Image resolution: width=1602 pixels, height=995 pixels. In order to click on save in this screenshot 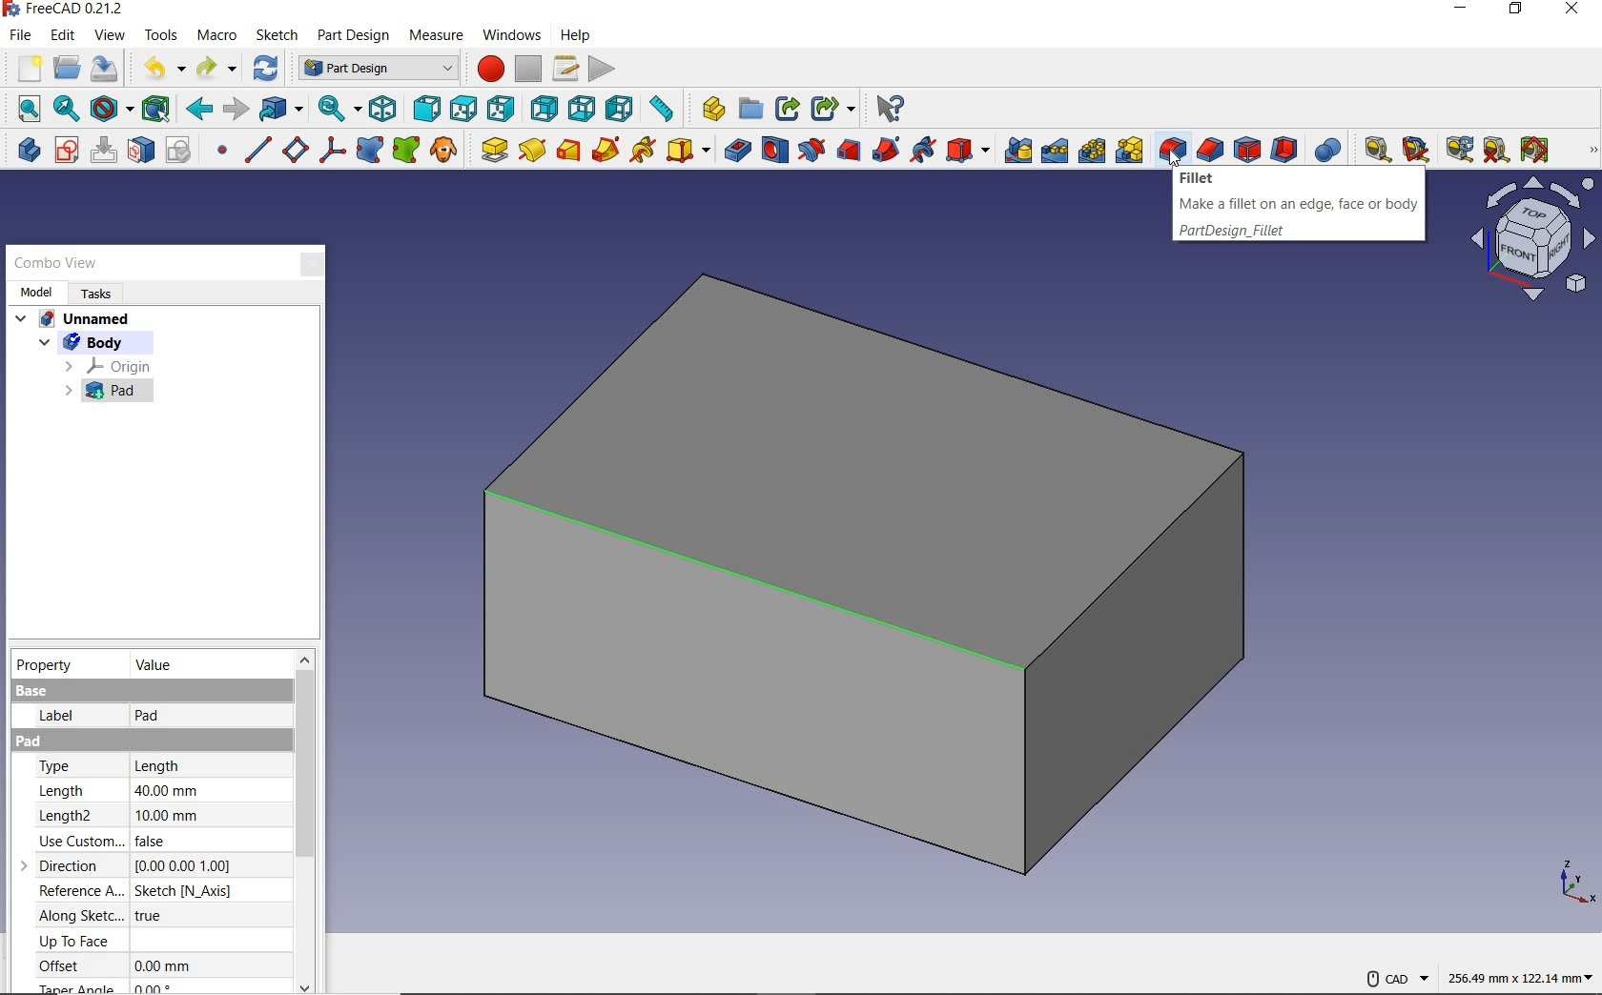, I will do `click(106, 69)`.